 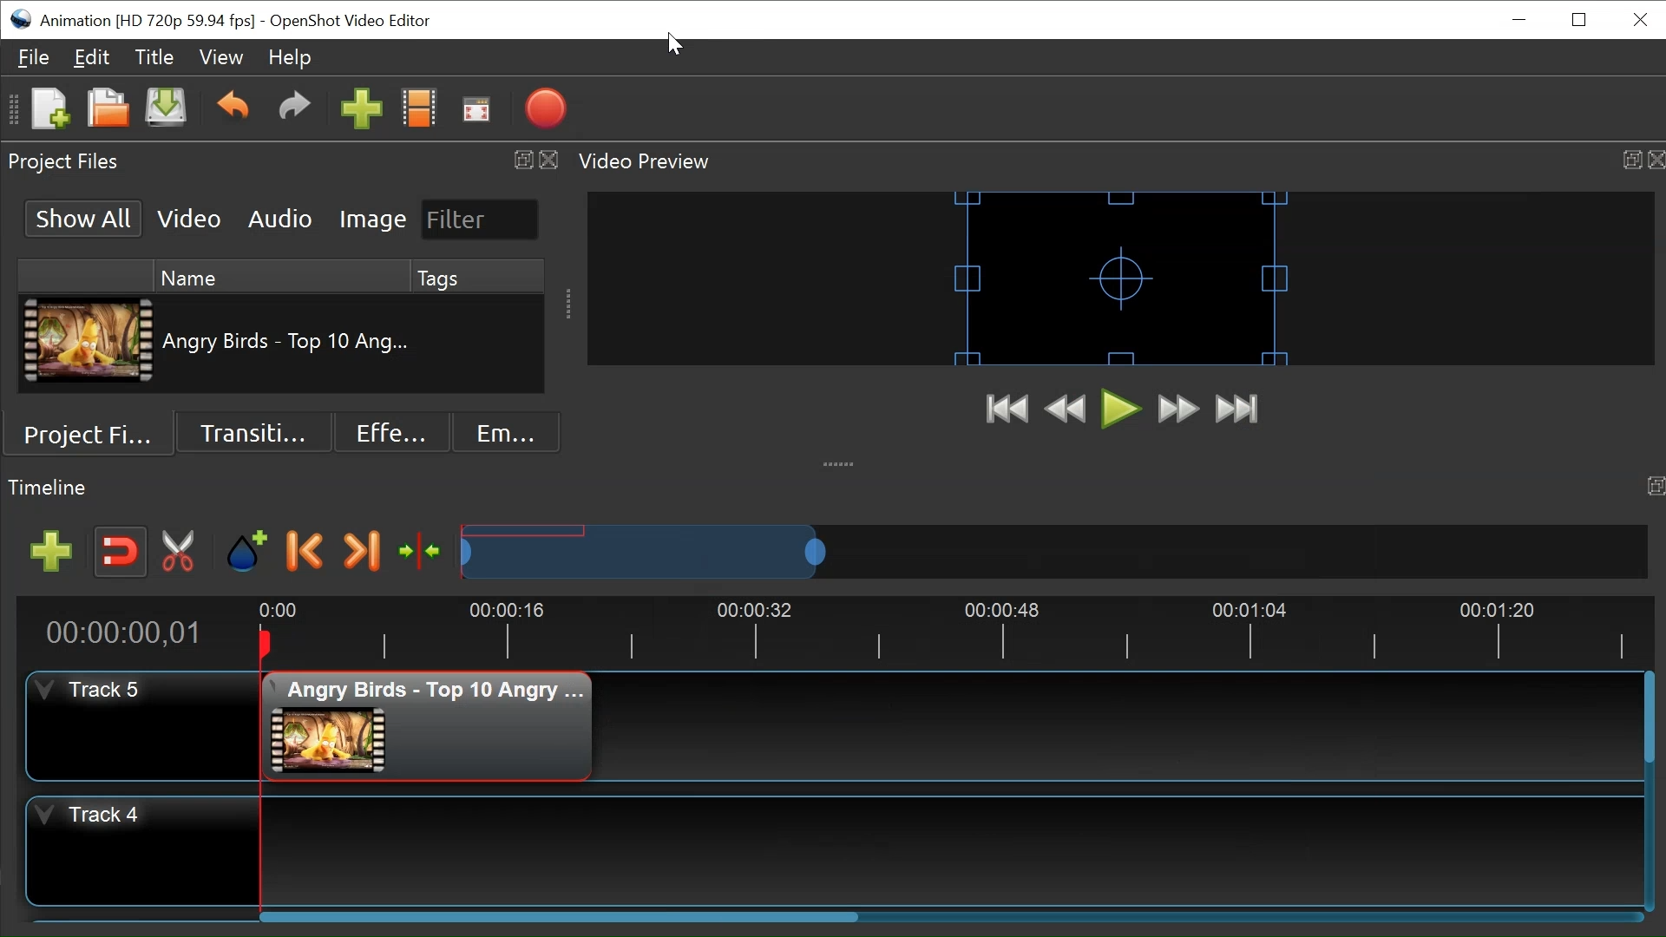 I want to click on Previous Marker, so click(x=305, y=550).